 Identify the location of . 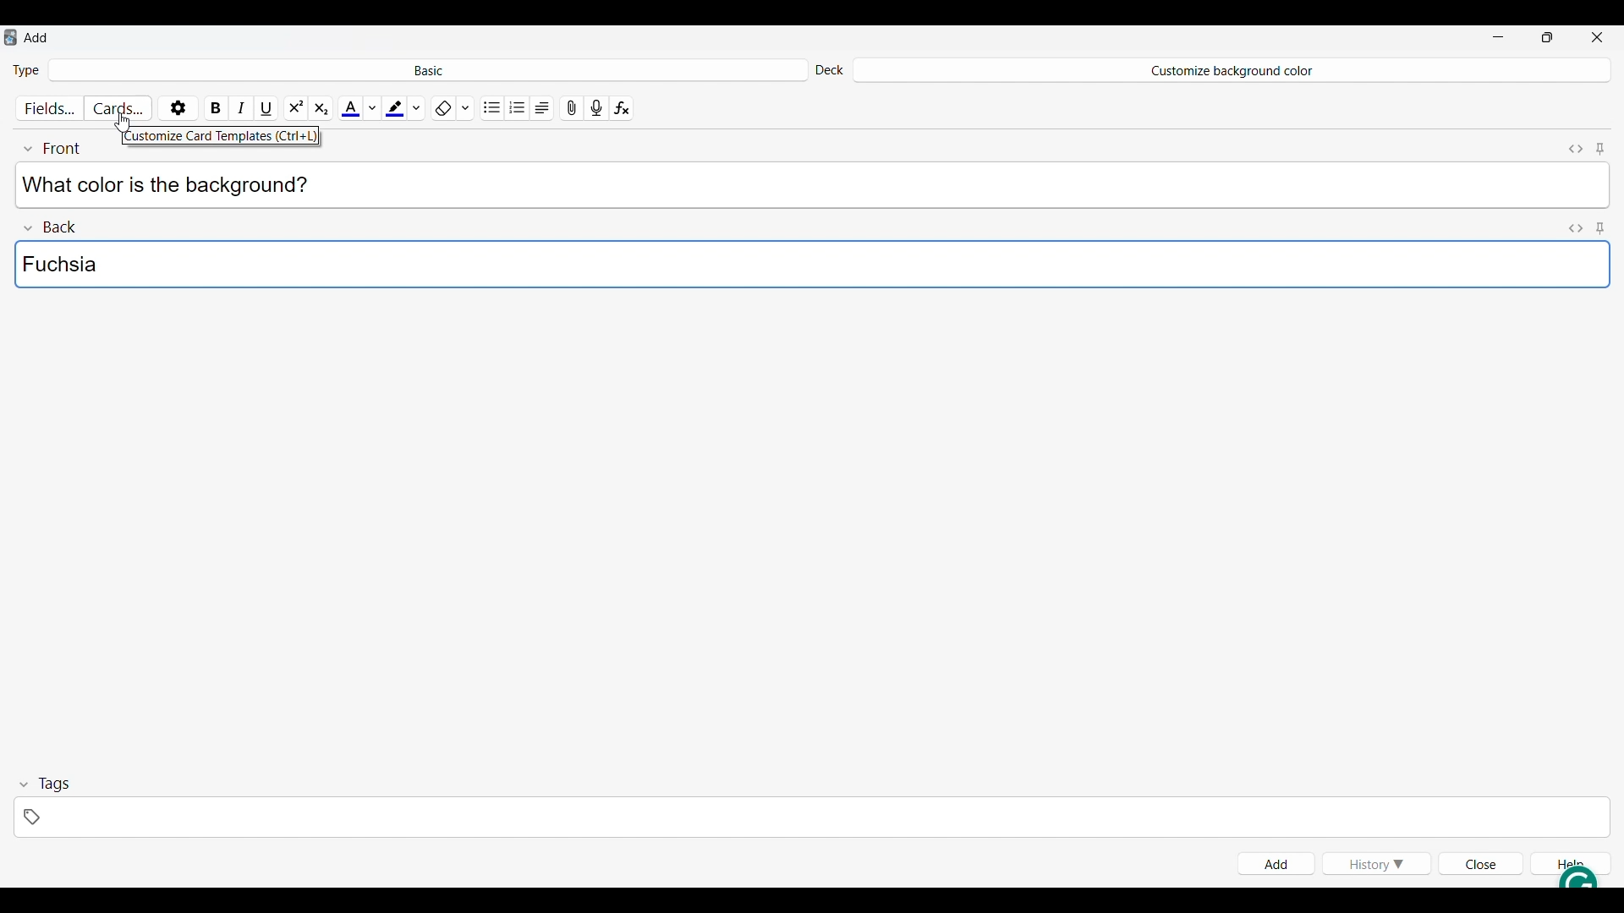
(1276, 865).